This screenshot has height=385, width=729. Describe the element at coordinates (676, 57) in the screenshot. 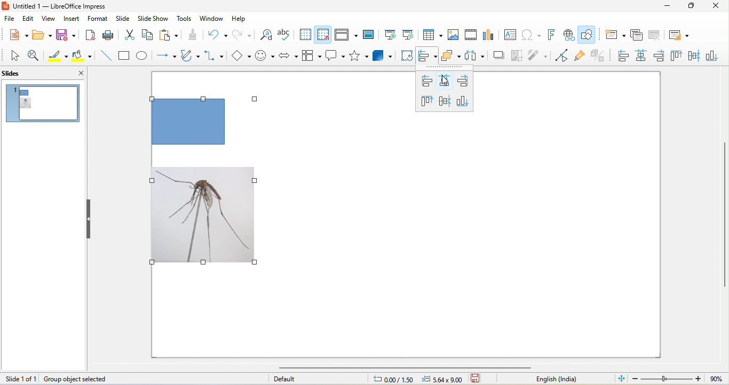

I see `top` at that location.